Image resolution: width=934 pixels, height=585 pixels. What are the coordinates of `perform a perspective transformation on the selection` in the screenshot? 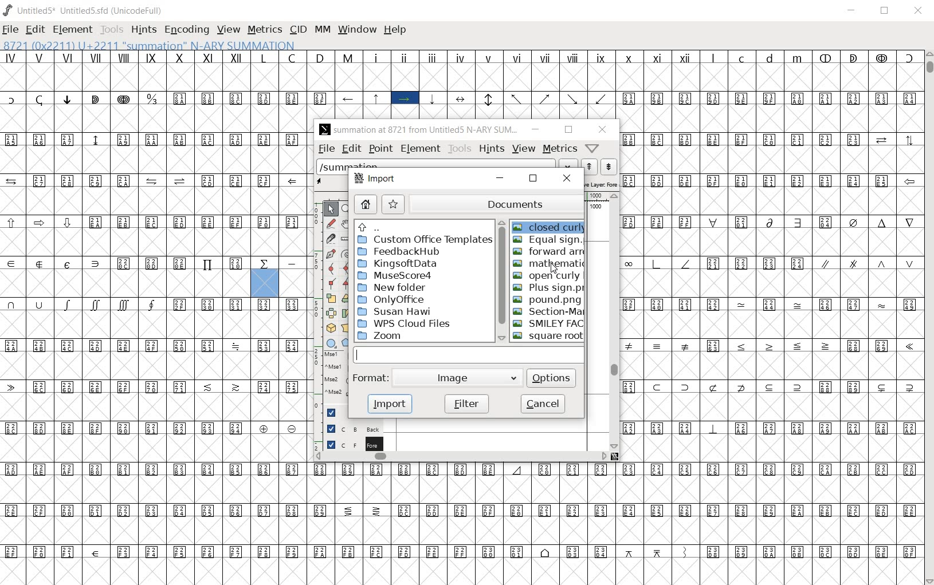 It's located at (347, 329).